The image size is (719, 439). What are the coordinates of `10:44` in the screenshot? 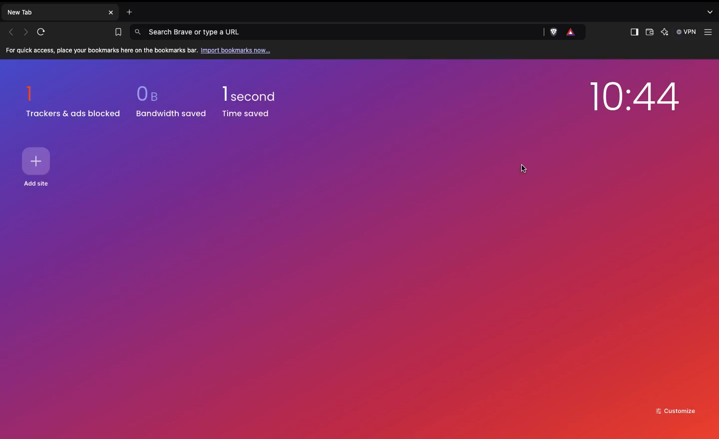 It's located at (635, 99).